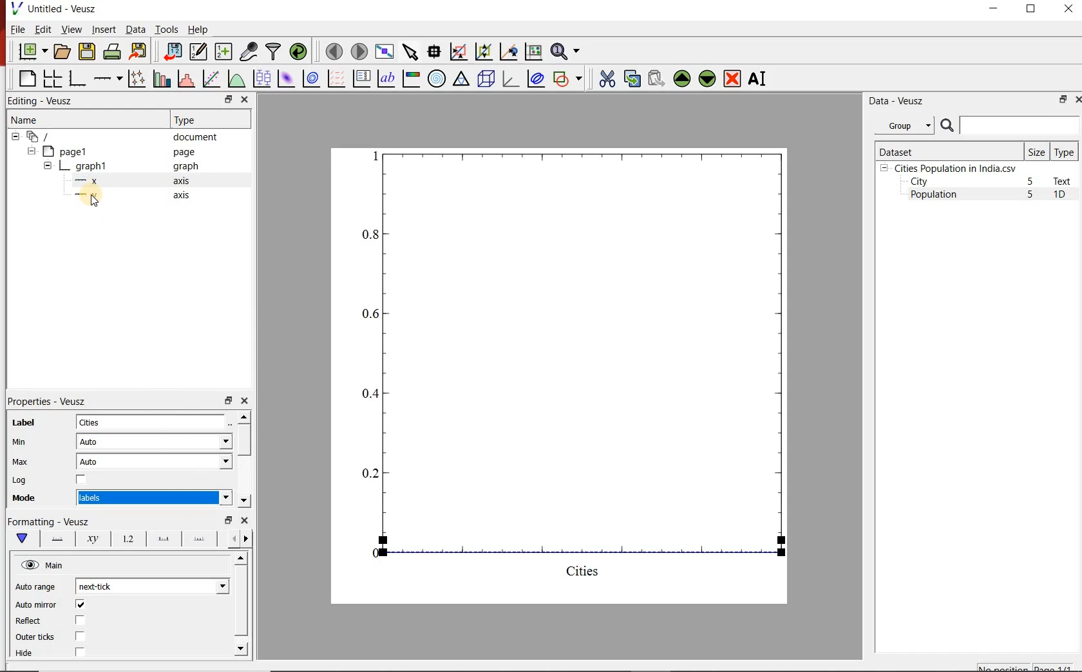 The height and width of the screenshot is (672, 1082). What do you see at coordinates (52, 79) in the screenshot?
I see `arrange graphs in a grid` at bounding box center [52, 79].